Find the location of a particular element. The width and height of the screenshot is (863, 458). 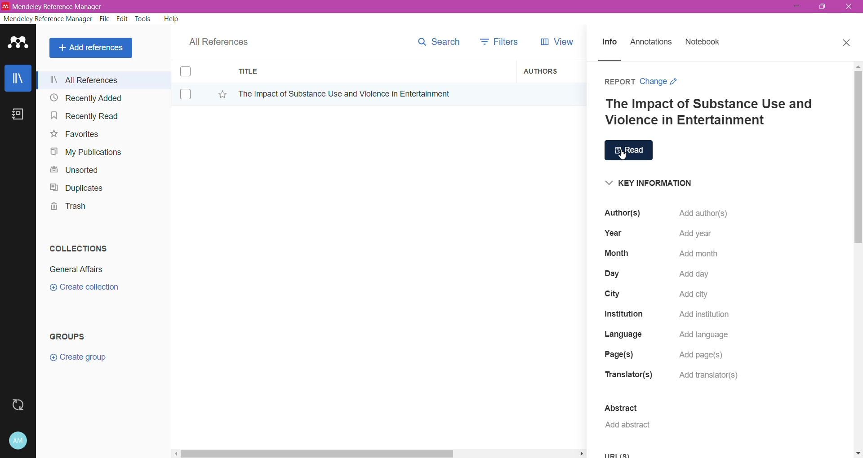

Account and Help is located at coordinates (18, 441).